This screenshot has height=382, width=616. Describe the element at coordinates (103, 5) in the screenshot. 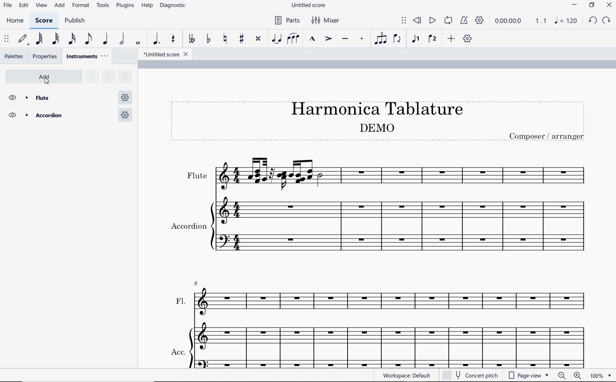

I see `TOOLS` at that location.